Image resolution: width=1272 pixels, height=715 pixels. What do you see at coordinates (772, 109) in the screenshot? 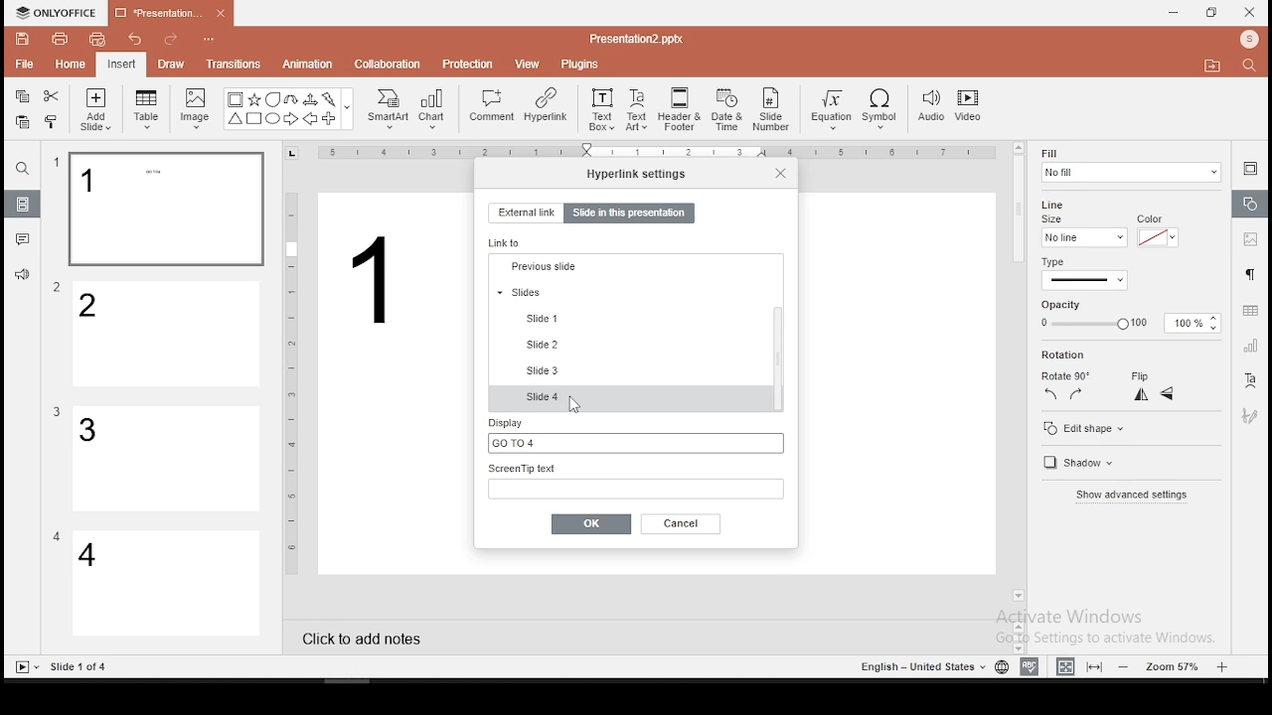
I see `slide number` at bounding box center [772, 109].